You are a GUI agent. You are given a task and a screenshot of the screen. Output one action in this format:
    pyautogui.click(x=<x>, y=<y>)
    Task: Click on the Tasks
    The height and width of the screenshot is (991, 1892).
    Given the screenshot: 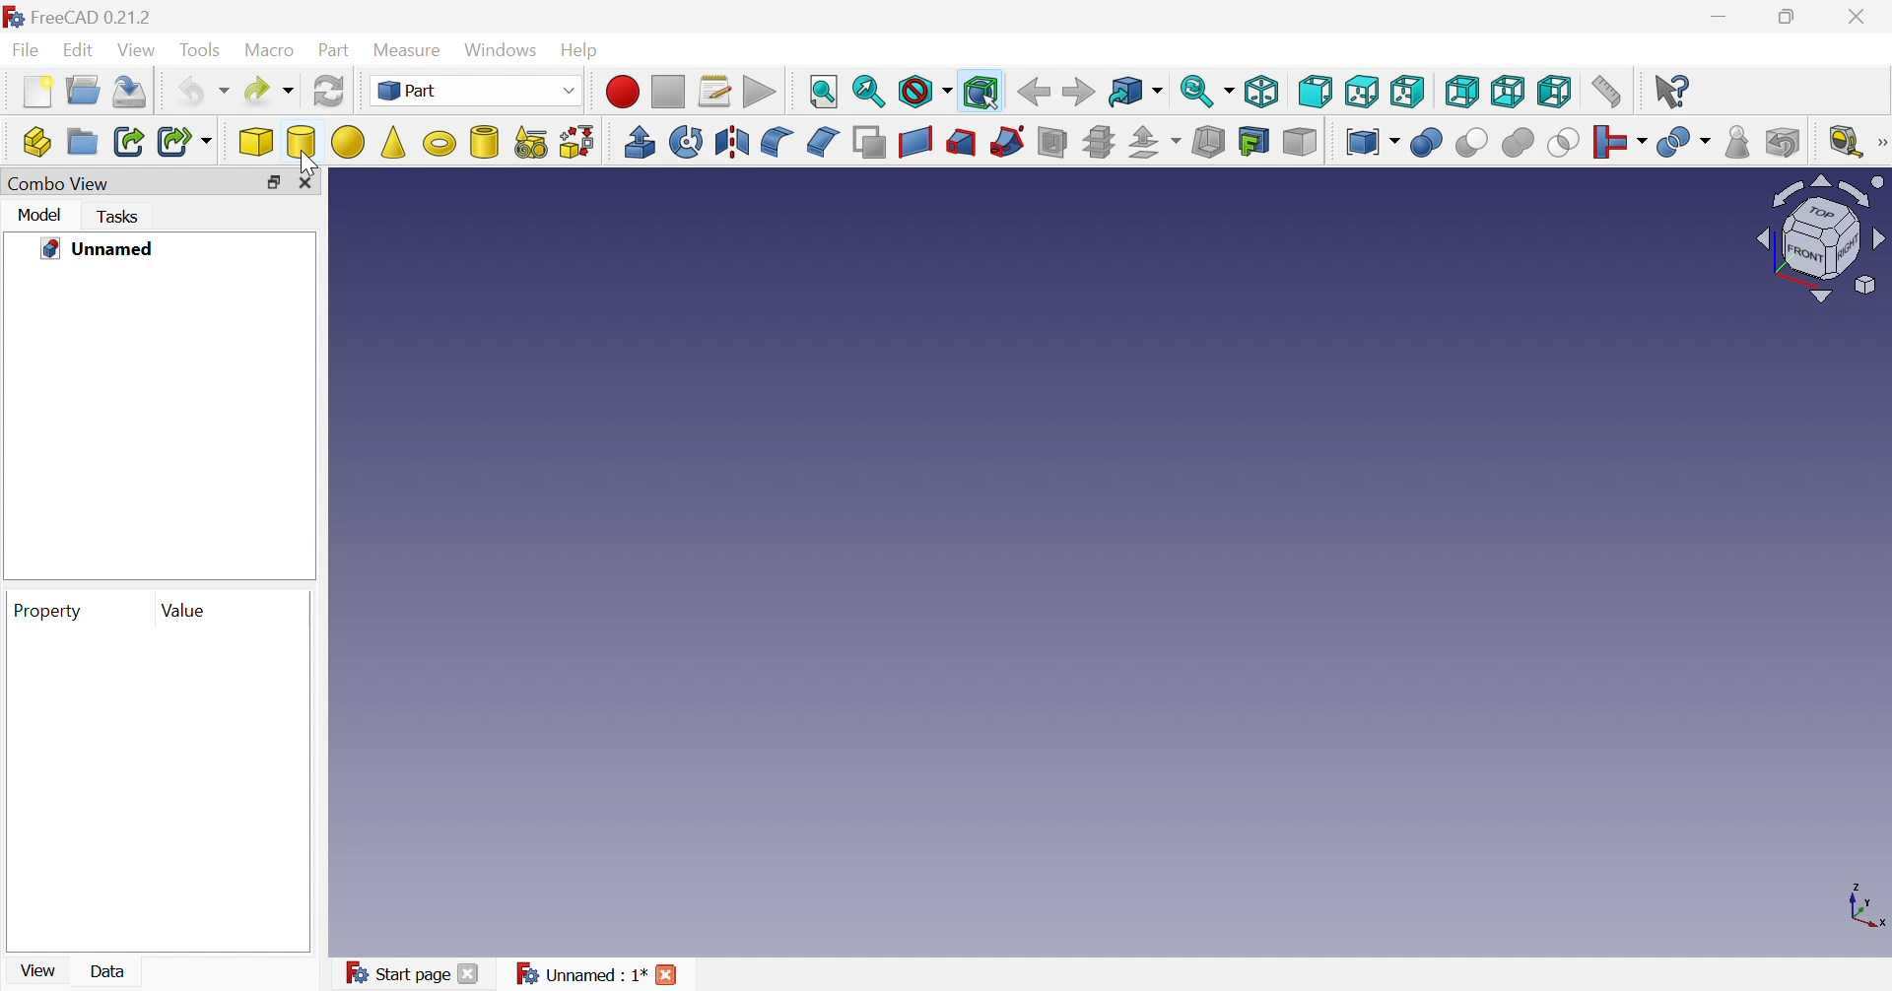 What is the action you would take?
    pyautogui.click(x=121, y=217)
    